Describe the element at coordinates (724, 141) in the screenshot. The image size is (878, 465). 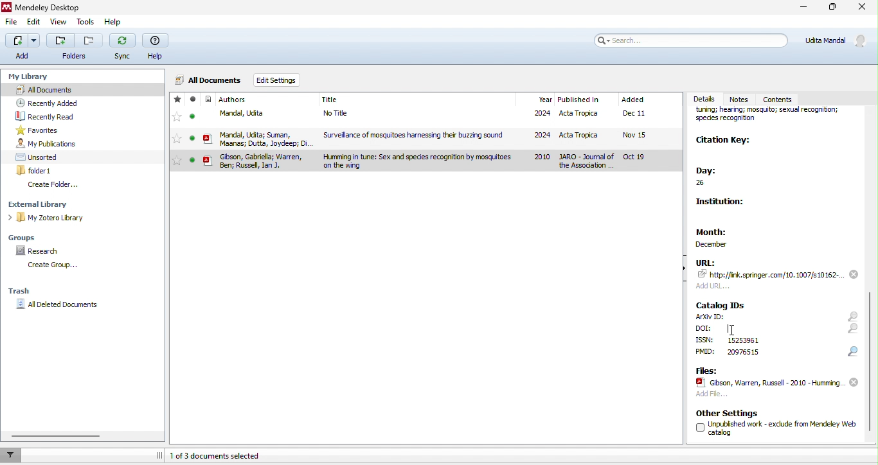
I see `citation key` at that location.